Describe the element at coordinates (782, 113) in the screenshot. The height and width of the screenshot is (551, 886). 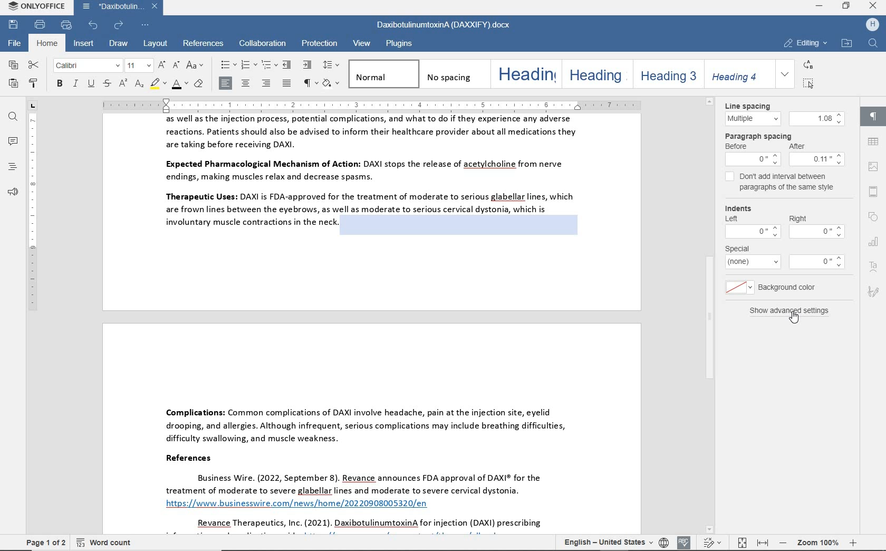
I see `line spacing` at that location.